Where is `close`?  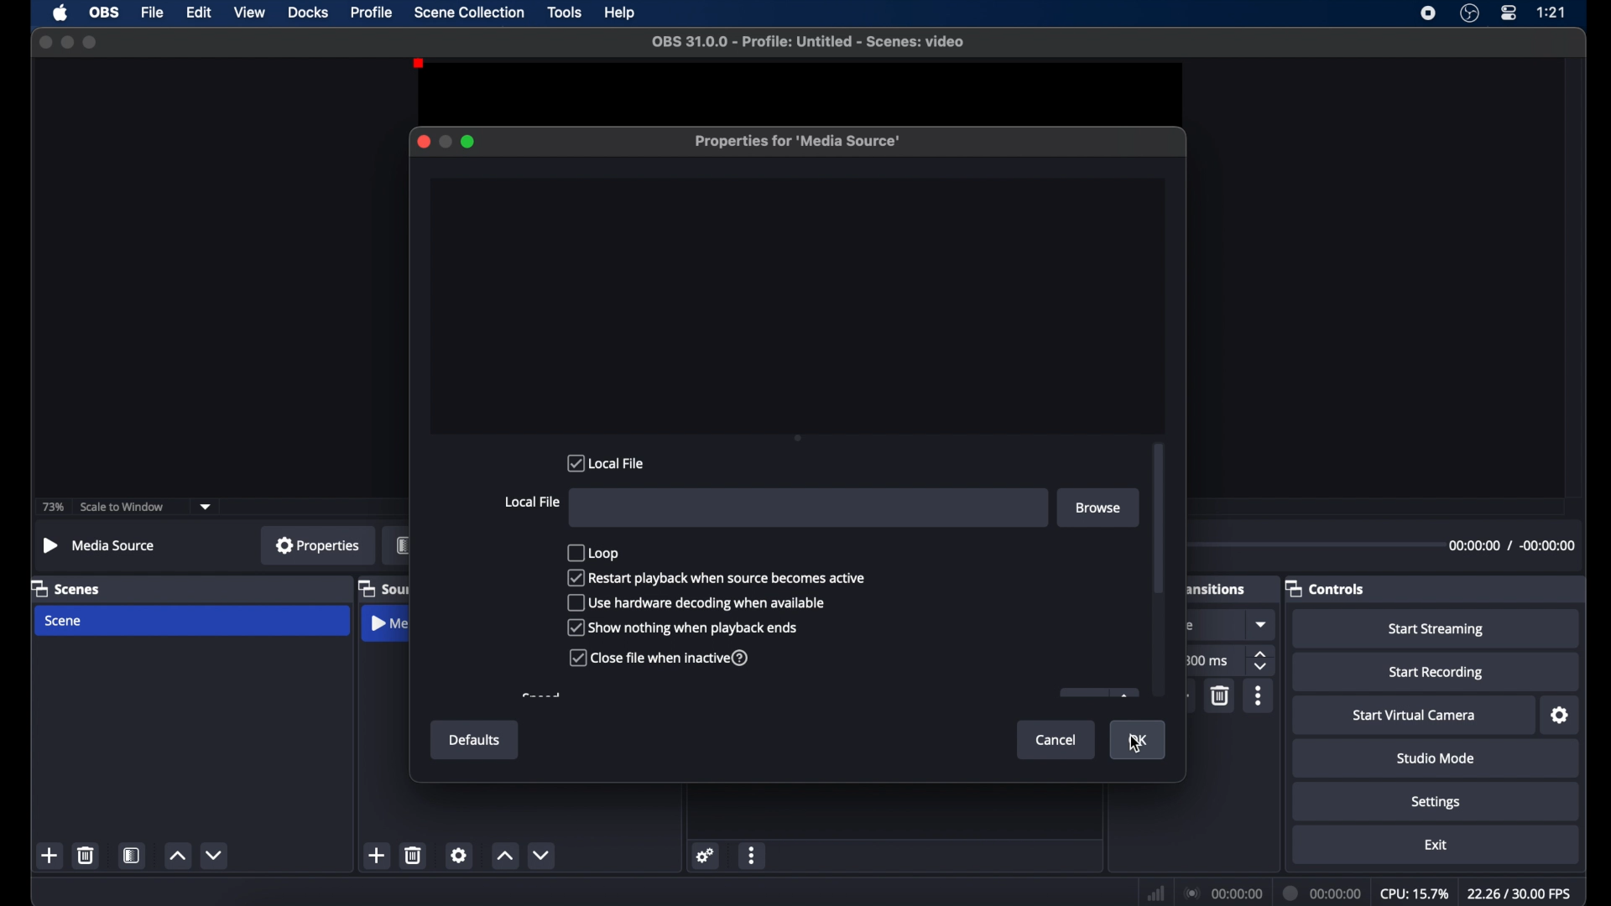 close is located at coordinates (44, 42).